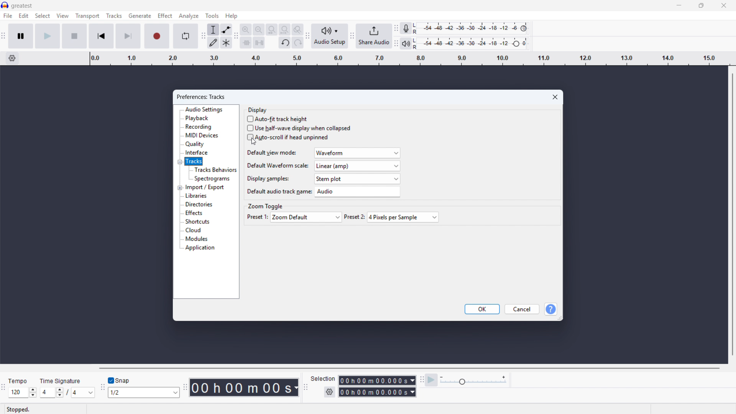 The width and height of the screenshot is (736, 414). What do you see at coordinates (355, 217) in the screenshot?
I see `preset 2` at bounding box center [355, 217].